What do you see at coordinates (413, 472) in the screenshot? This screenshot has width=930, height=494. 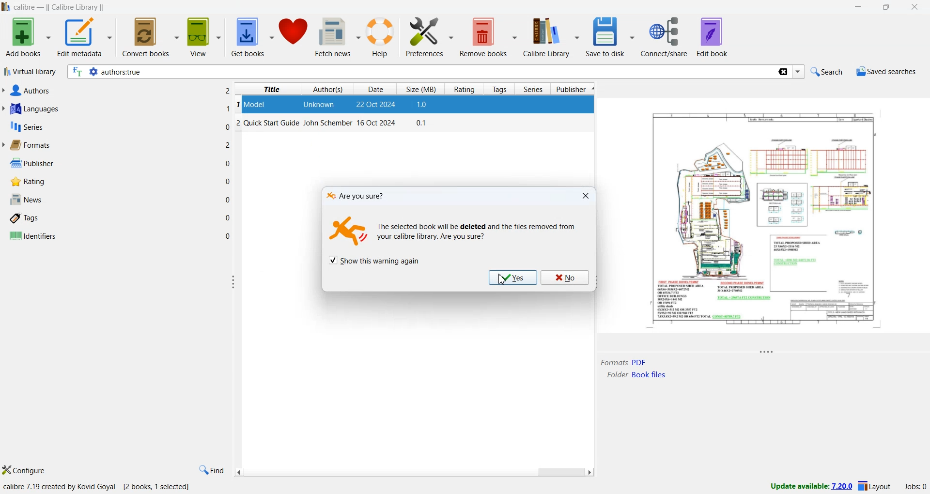 I see `Scroll` at bounding box center [413, 472].